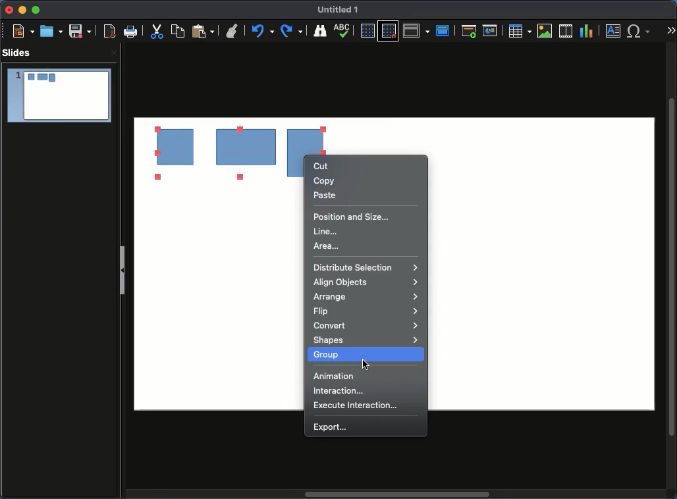 The image size is (677, 499). What do you see at coordinates (113, 54) in the screenshot?
I see `Close` at bounding box center [113, 54].